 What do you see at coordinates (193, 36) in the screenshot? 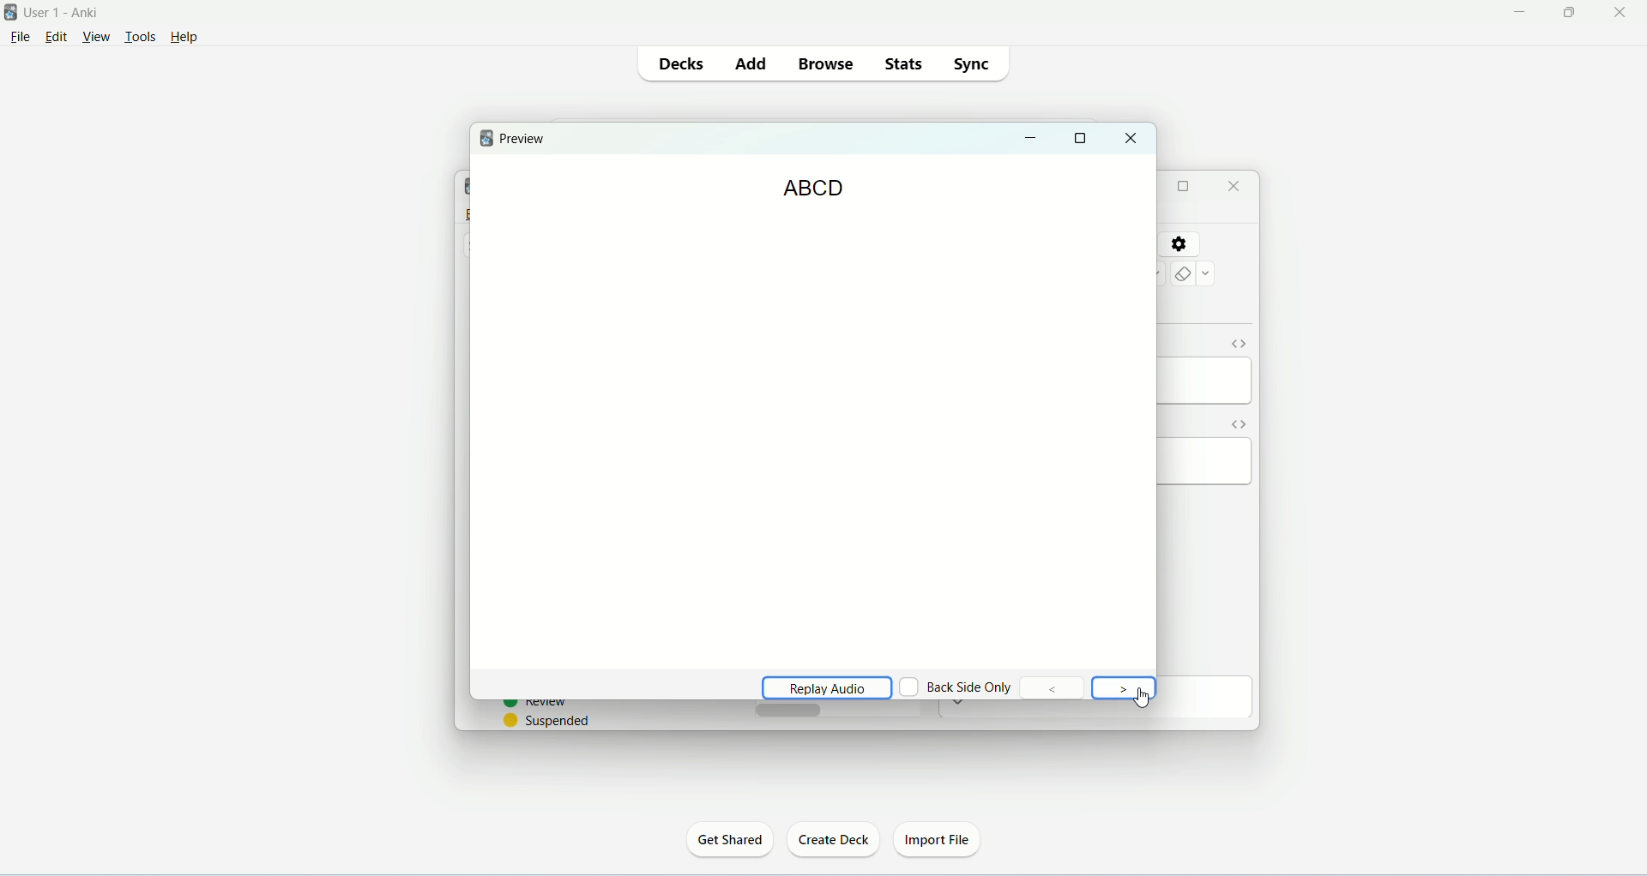
I see `help` at bounding box center [193, 36].